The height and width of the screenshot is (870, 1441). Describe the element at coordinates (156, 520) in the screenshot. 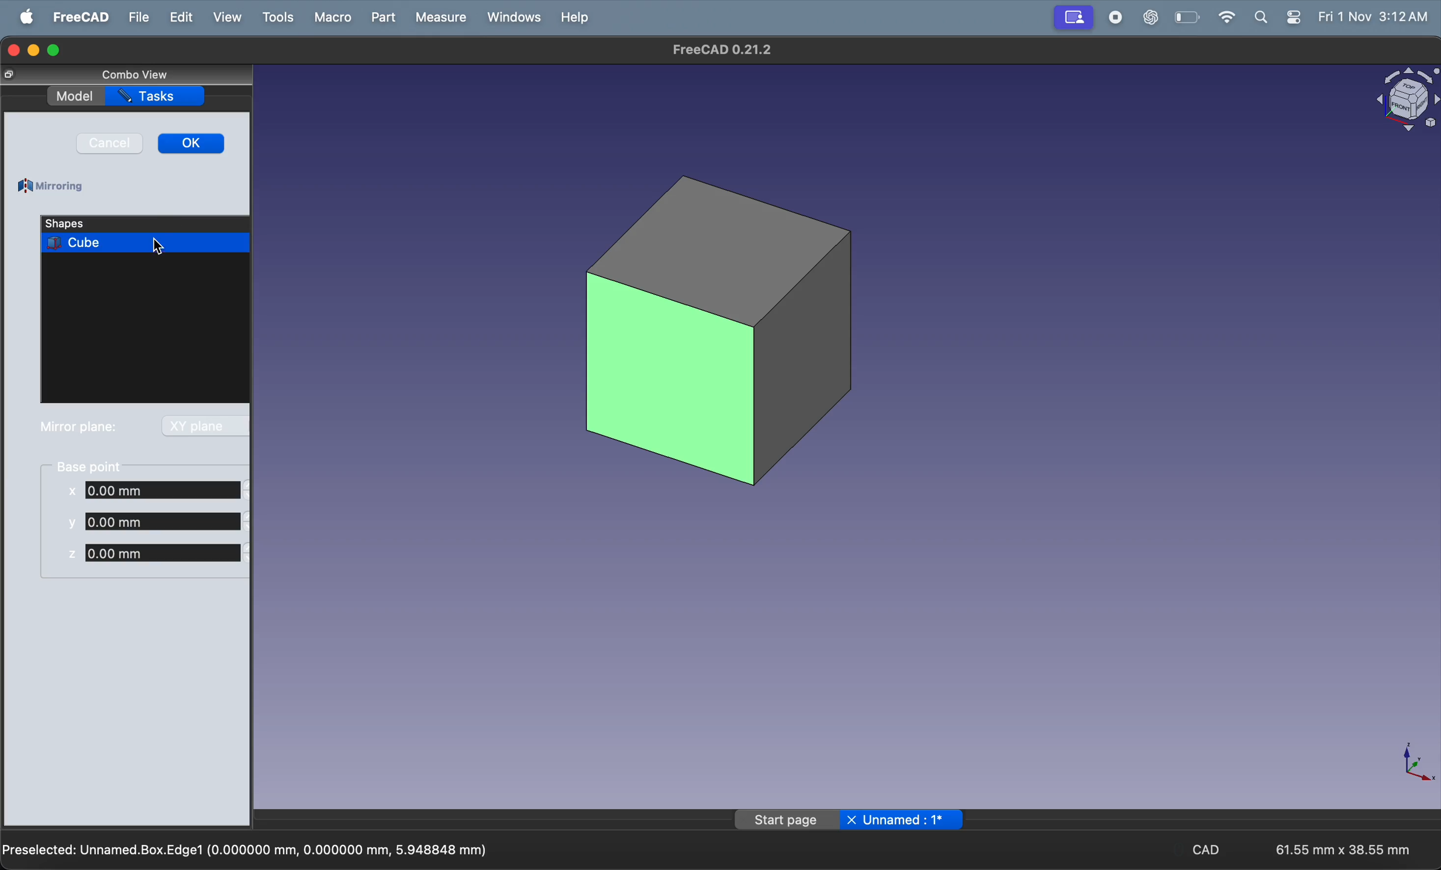

I see `y cordinate` at that location.